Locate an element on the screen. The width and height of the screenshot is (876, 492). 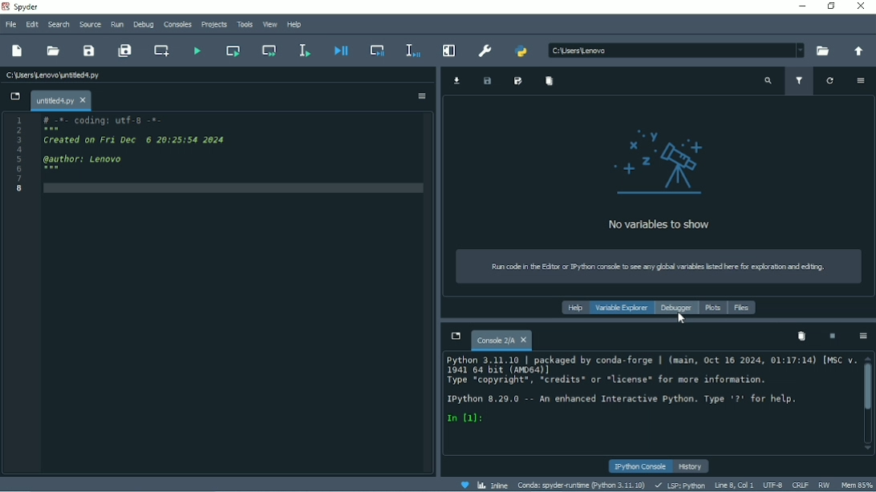
Preferences is located at coordinates (485, 50).